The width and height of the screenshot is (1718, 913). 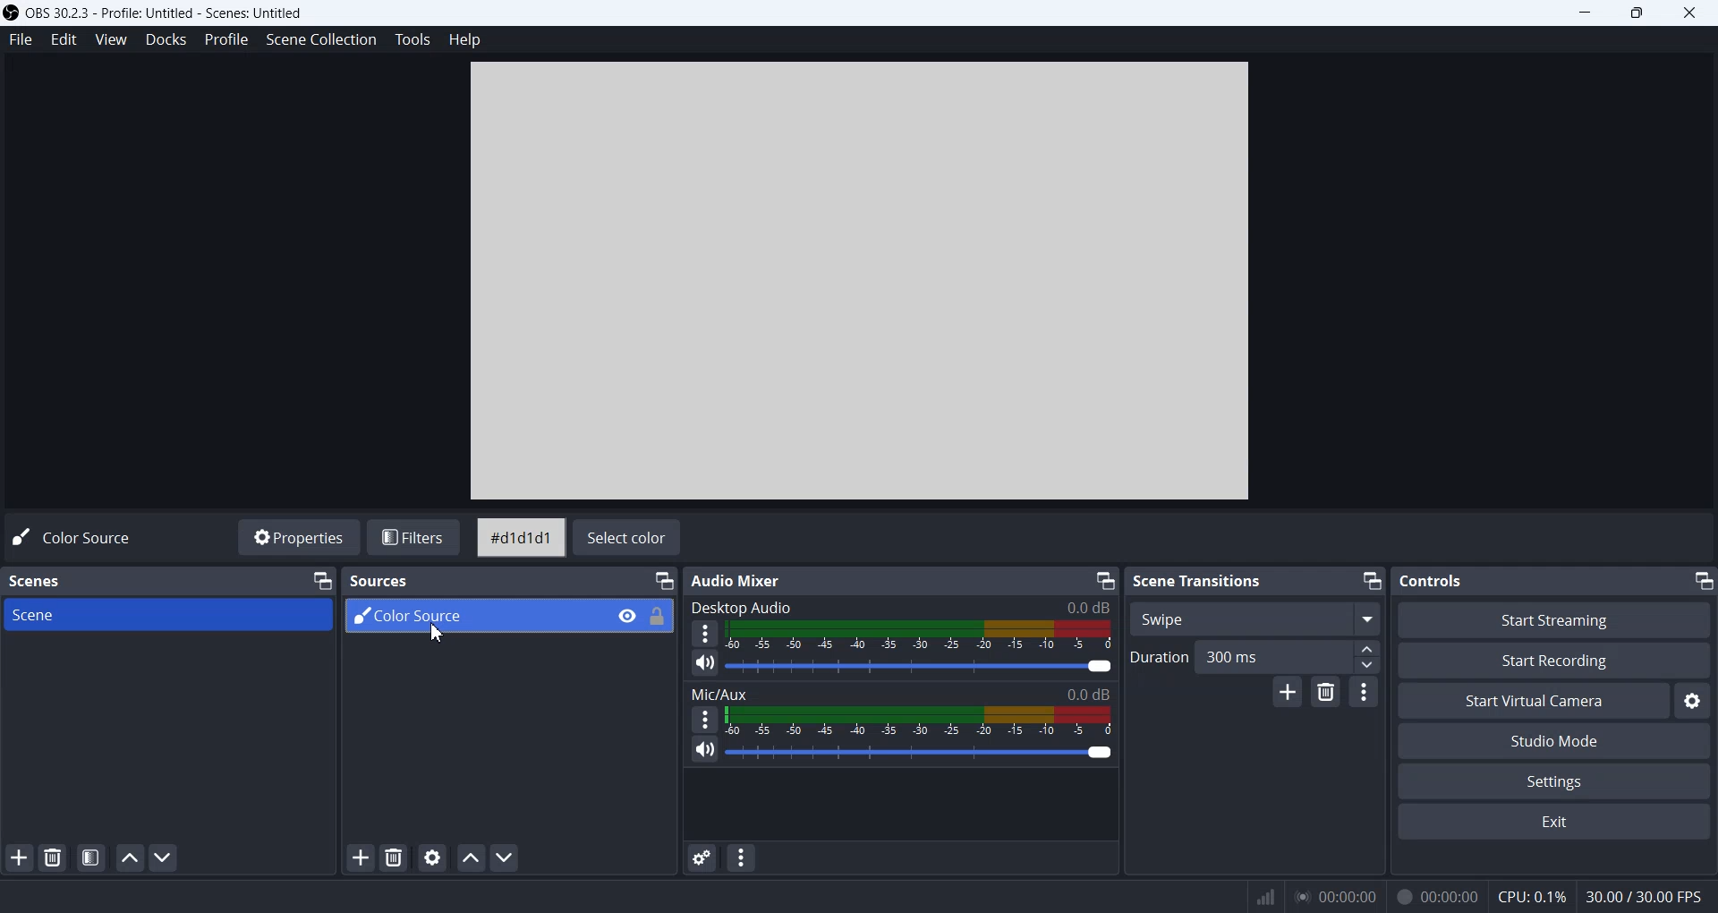 What do you see at coordinates (440, 635) in the screenshot?
I see `Cursor` at bounding box center [440, 635].